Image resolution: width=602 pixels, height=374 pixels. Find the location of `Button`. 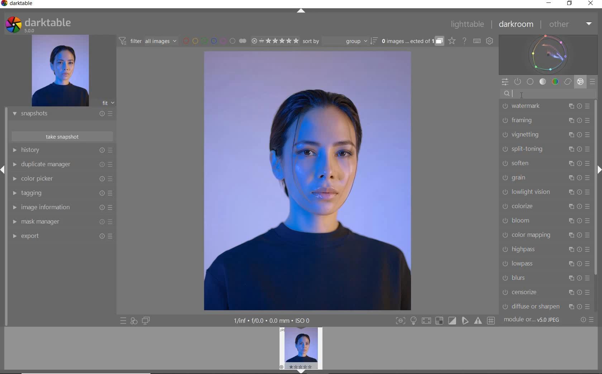

Button is located at coordinates (439, 321).